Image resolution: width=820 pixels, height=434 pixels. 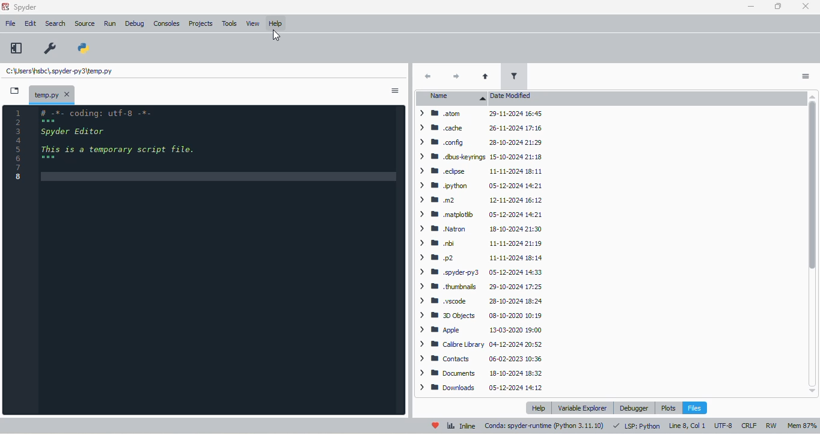 What do you see at coordinates (479, 229) in the screenshot?
I see `> B Natron 18-10-2024 21:30` at bounding box center [479, 229].